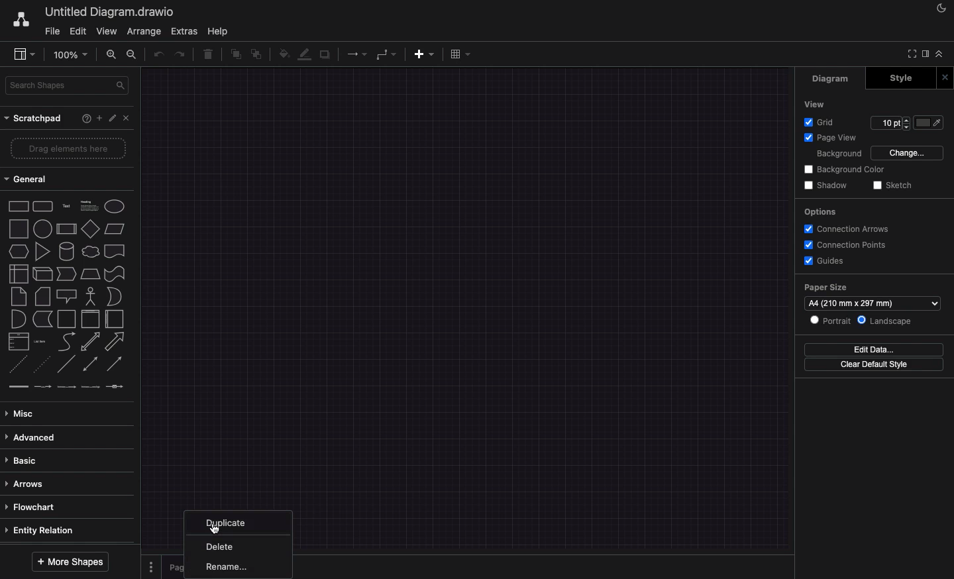 The height and width of the screenshot is (579, 954). Describe the element at coordinates (874, 364) in the screenshot. I see `clear default style` at that location.